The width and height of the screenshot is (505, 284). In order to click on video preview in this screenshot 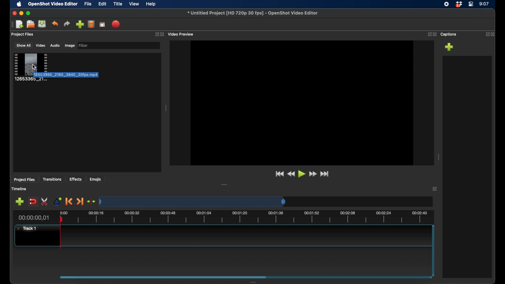, I will do `click(301, 103)`.